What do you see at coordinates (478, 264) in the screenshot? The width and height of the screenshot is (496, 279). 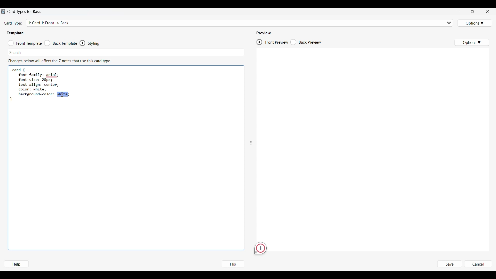 I see `Cancel` at bounding box center [478, 264].